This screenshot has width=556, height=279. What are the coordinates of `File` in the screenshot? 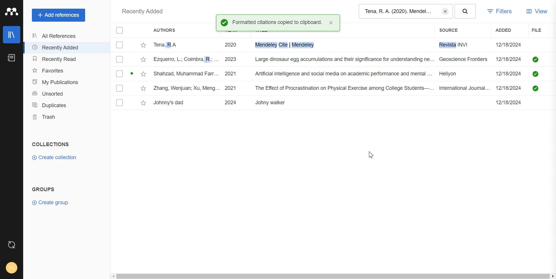 It's located at (541, 30).